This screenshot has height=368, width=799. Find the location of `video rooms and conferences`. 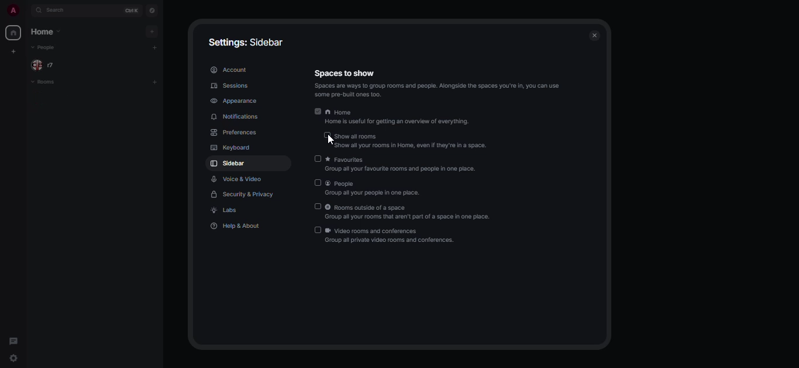

video rooms and conferences is located at coordinates (391, 237).